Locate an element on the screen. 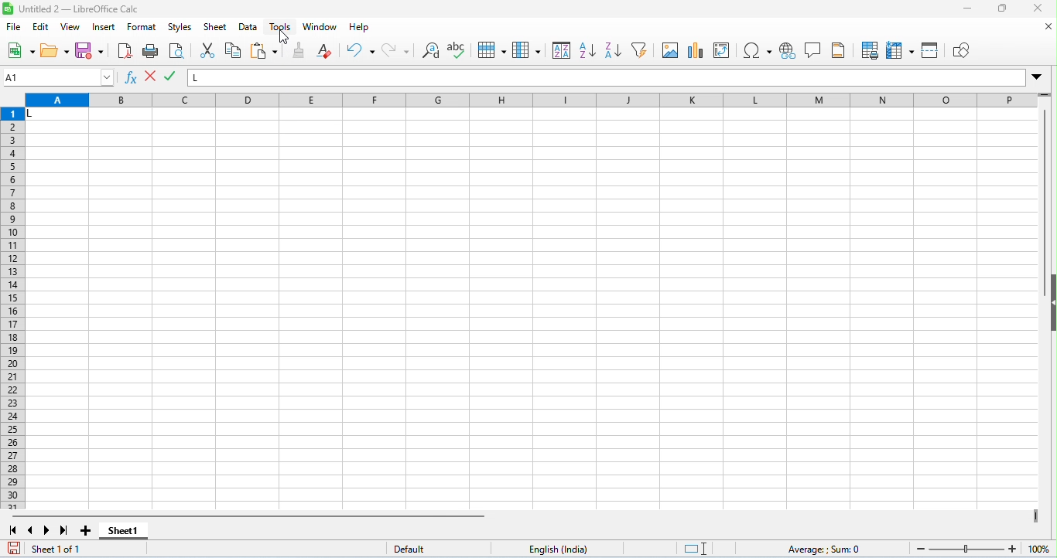 The height and width of the screenshot is (558, 1057). styles is located at coordinates (180, 28).